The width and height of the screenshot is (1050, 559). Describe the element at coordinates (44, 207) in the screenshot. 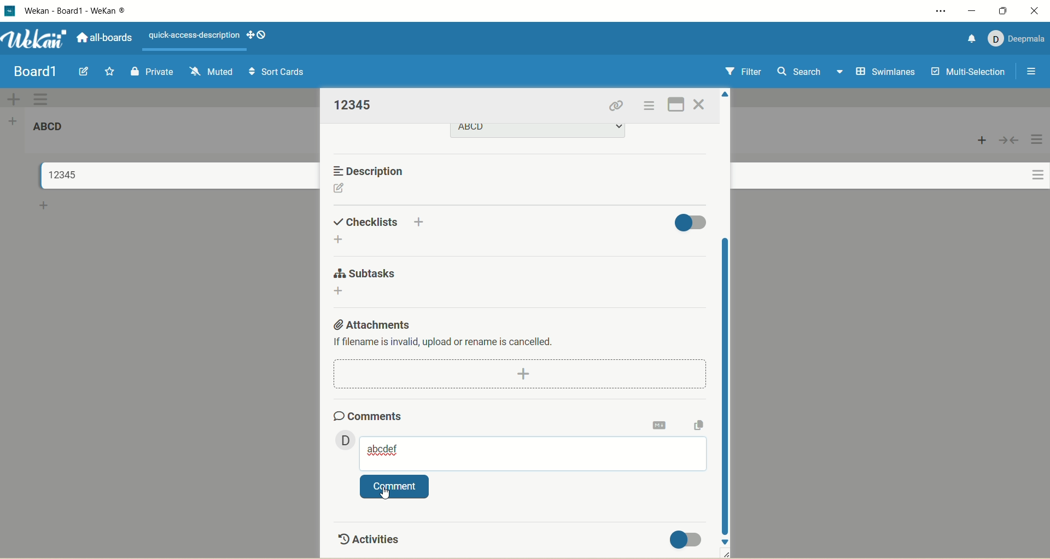

I see `add card` at that location.